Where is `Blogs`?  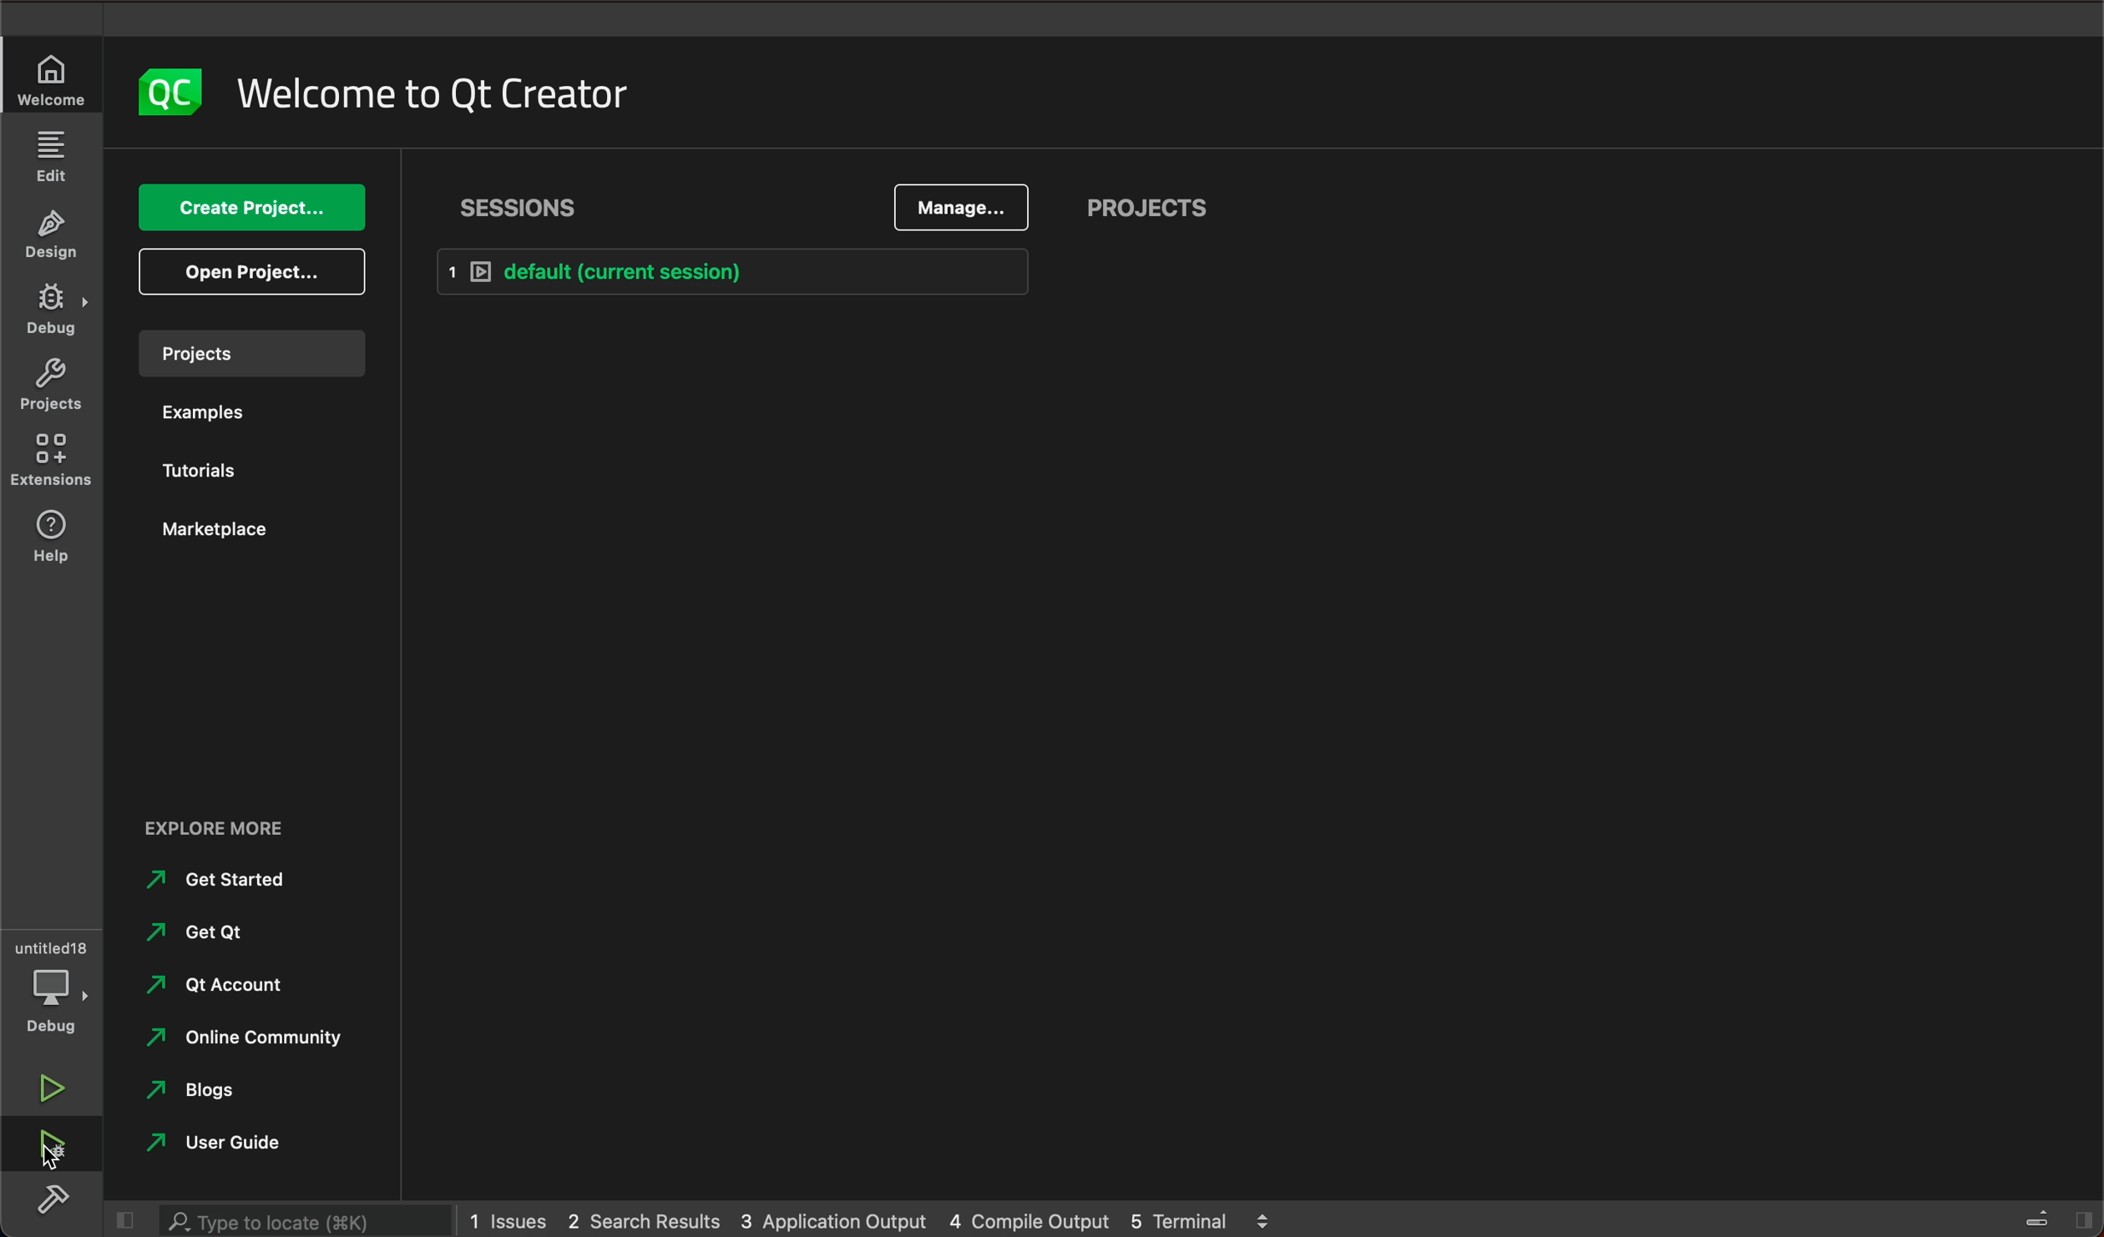
Blogs is located at coordinates (199, 1089).